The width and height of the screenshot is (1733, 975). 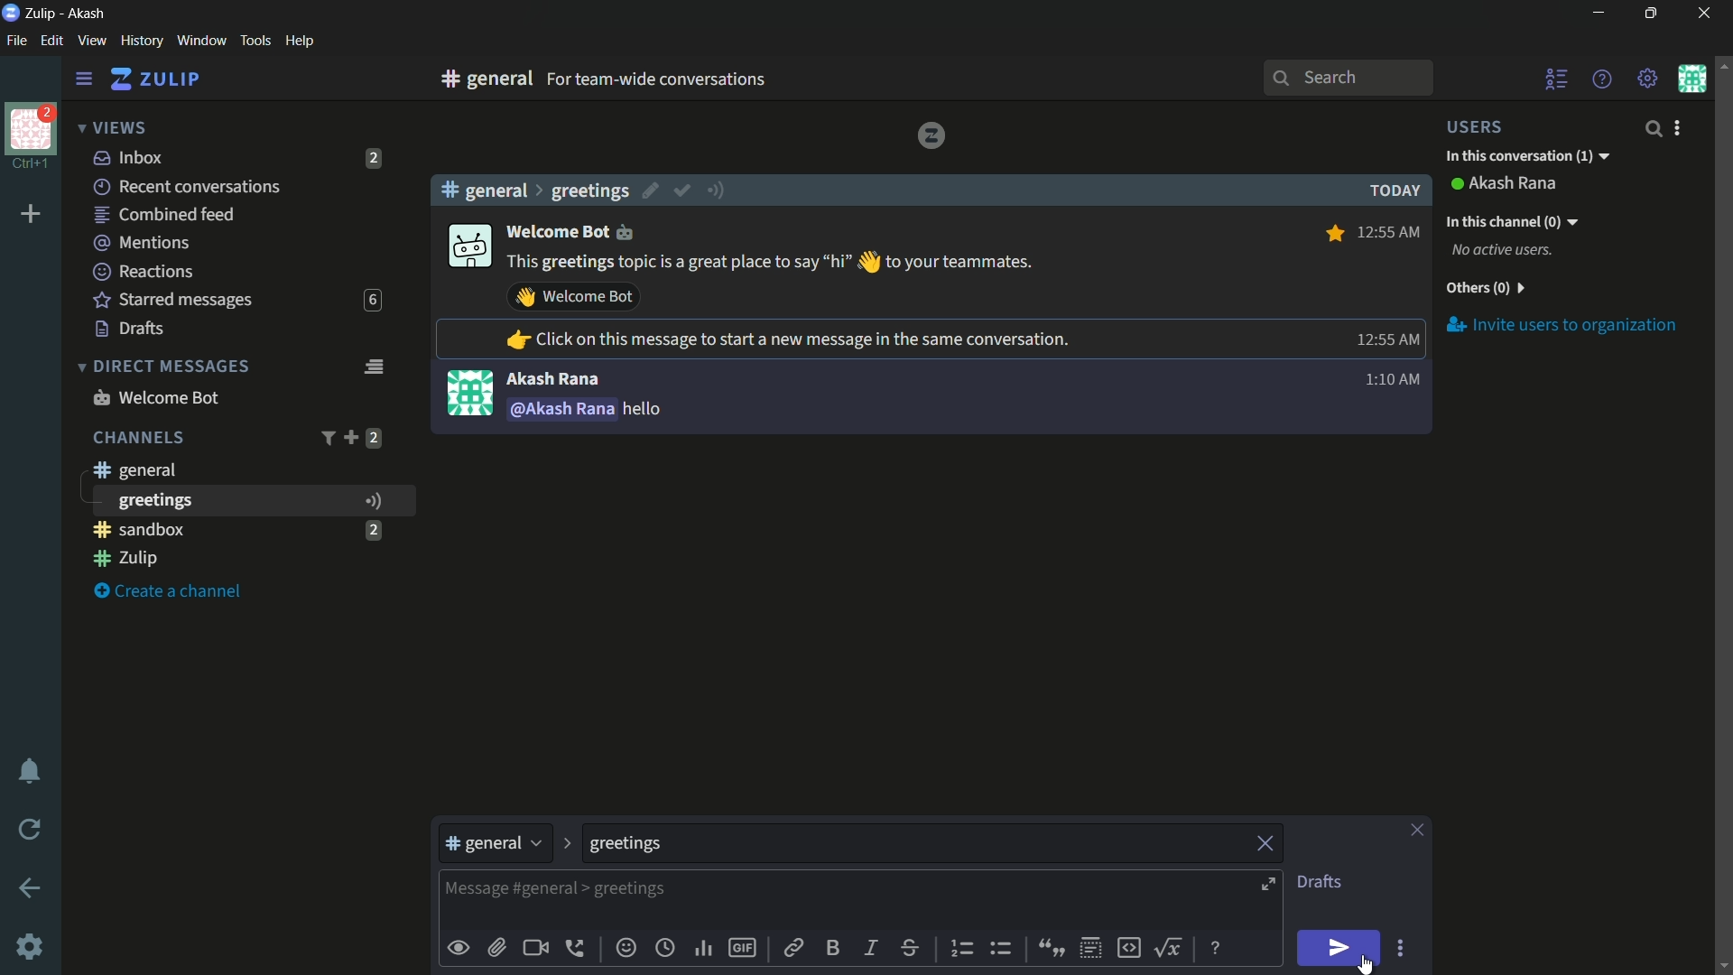 What do you see at coordinates (129, 157) in the screenshot?
I see `inbox` at bounding box center [129, 157].